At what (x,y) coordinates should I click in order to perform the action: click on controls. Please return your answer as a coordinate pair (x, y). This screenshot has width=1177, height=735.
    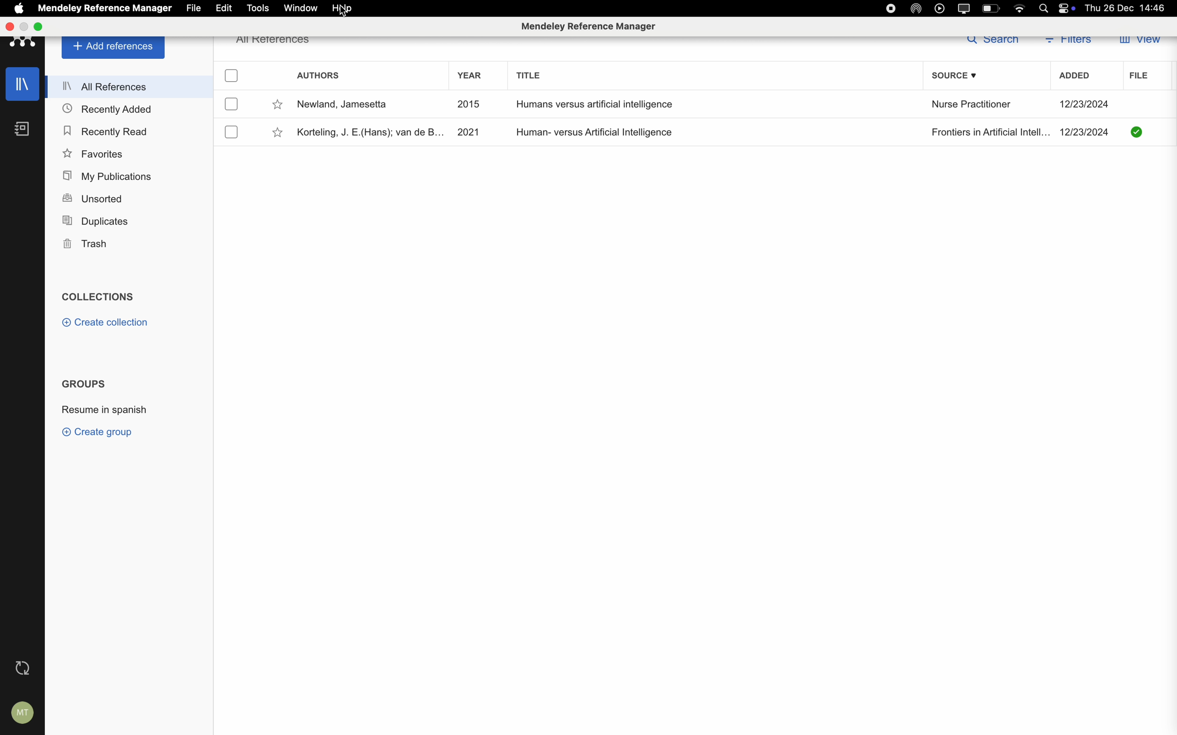
    Looking at the image, I should click on (1069, 8).